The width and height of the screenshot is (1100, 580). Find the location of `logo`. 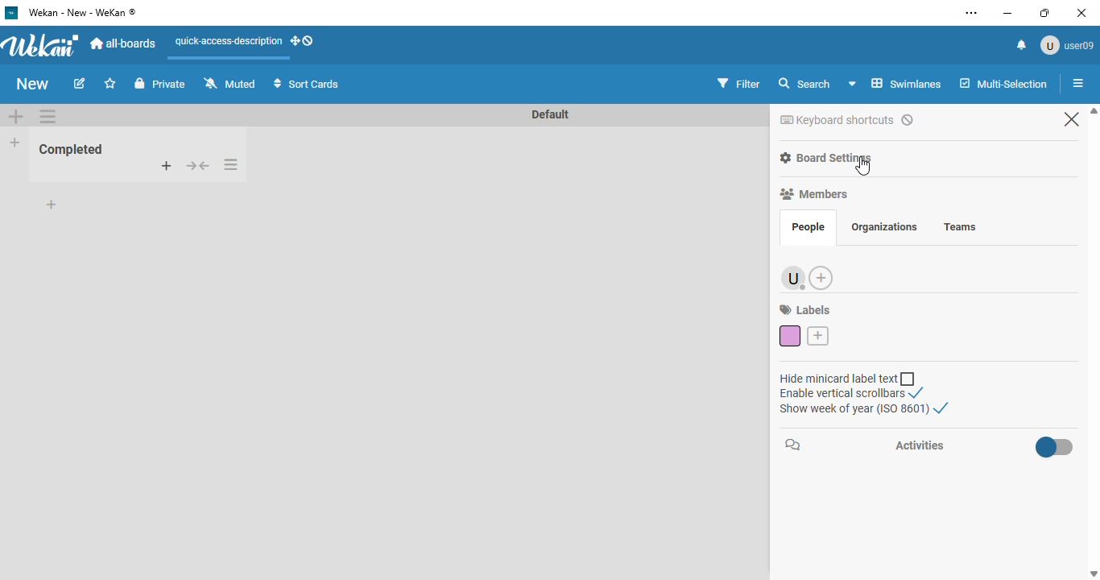

logo is located at coordinates (11, 13).